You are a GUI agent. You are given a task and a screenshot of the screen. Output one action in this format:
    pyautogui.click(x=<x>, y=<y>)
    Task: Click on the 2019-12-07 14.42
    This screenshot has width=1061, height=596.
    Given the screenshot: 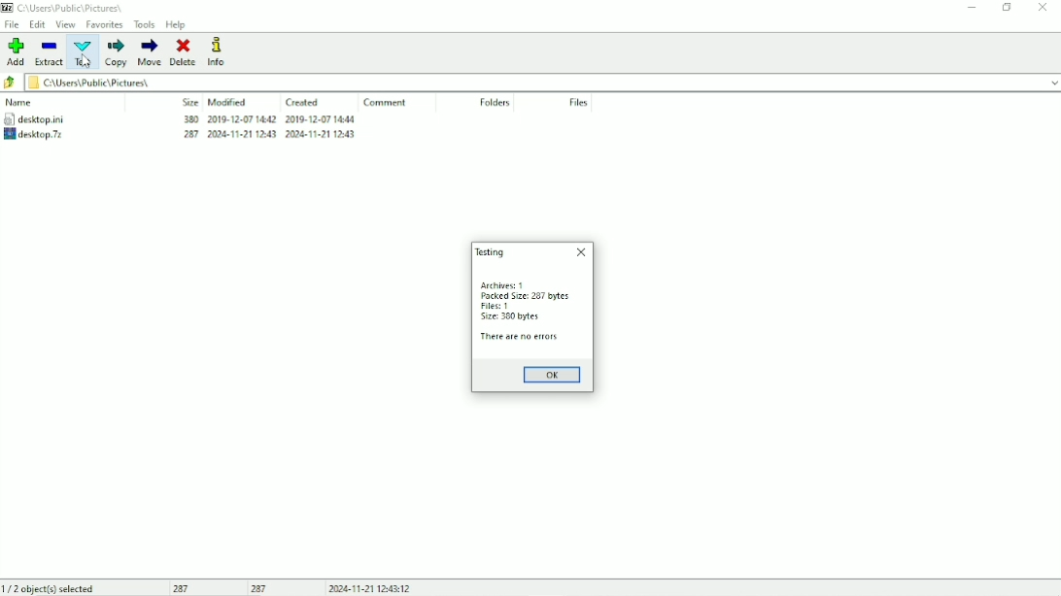 What is the action you would take?
    pyautogui.click(x=245, y=118)
    